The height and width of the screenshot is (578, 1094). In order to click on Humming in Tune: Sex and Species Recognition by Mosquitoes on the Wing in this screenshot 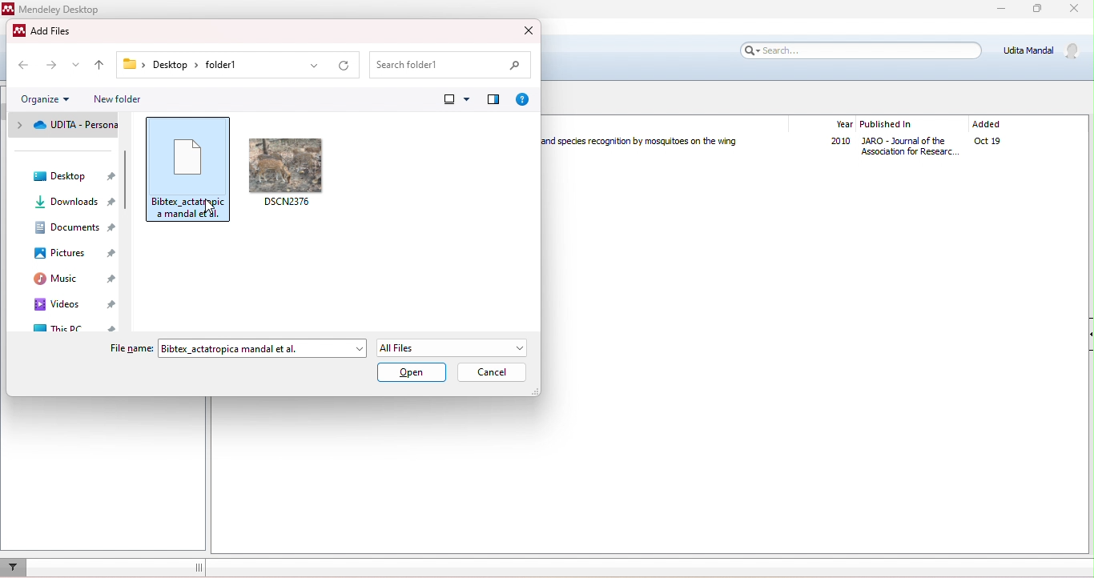, I will do `click(646, 146)`.